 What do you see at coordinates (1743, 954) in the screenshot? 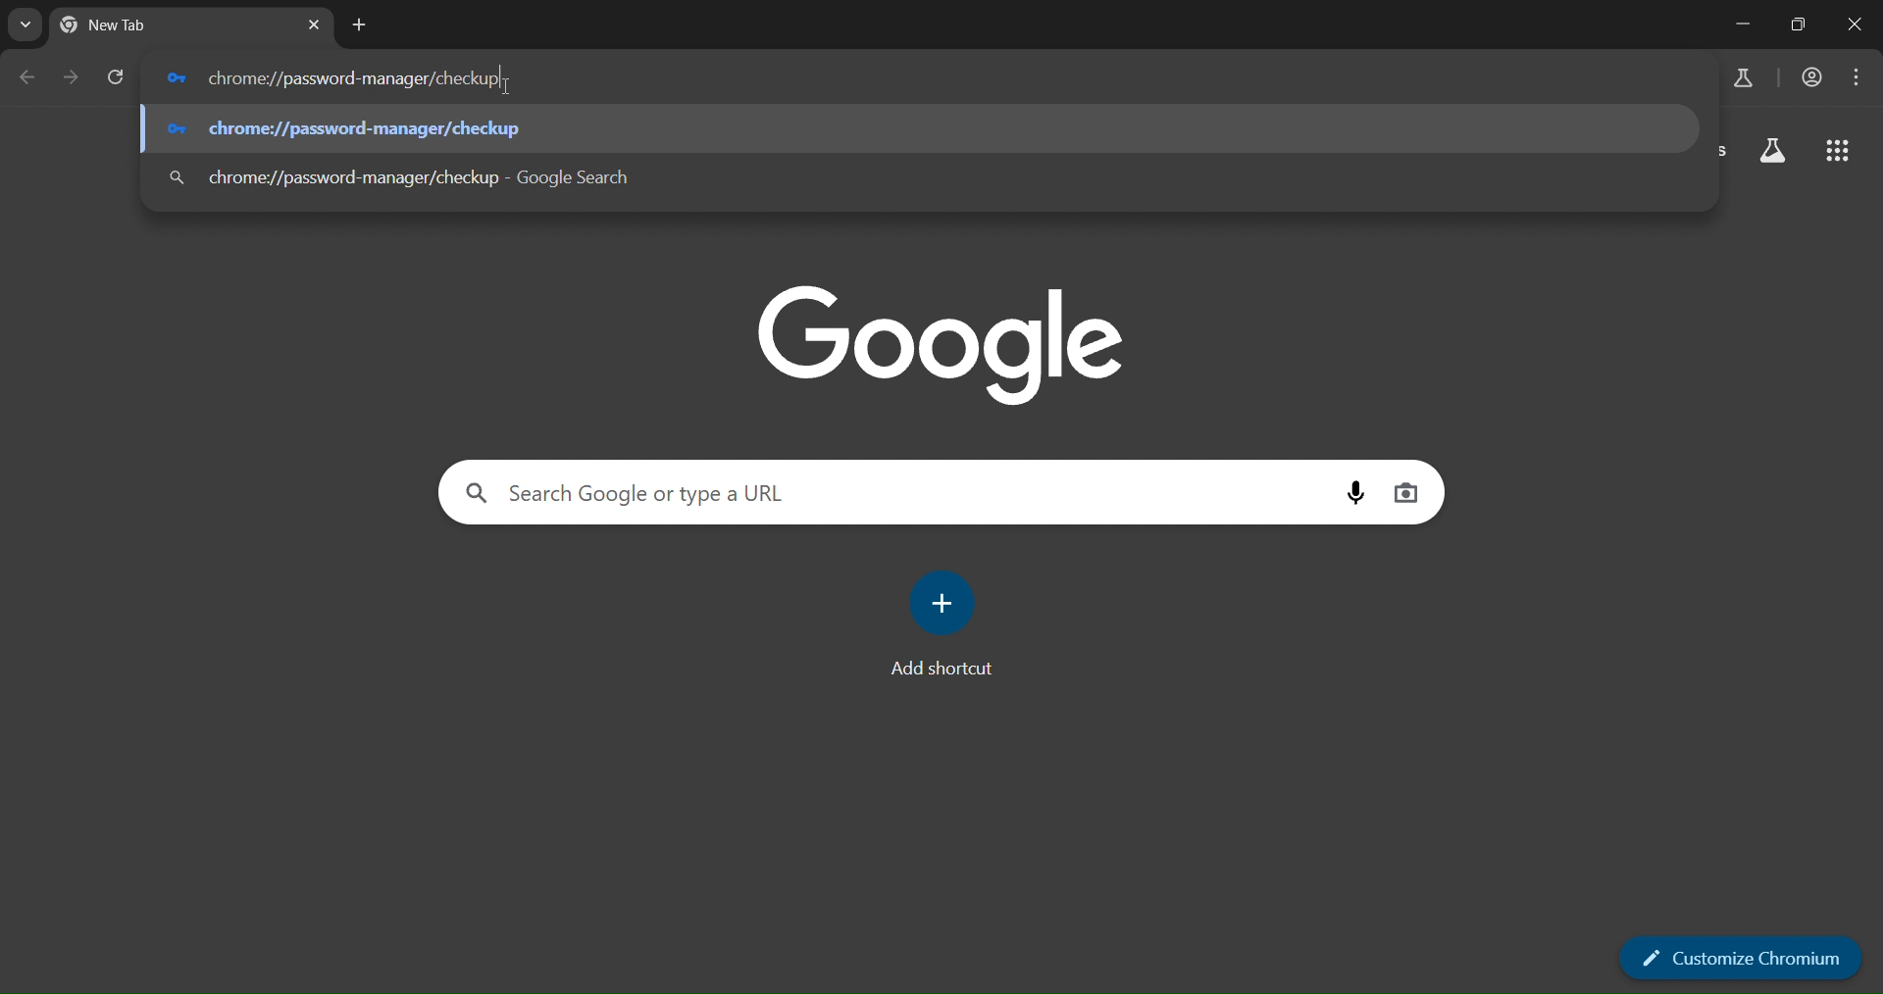
I see `customize chromium` at bounding box center [1743, 954].